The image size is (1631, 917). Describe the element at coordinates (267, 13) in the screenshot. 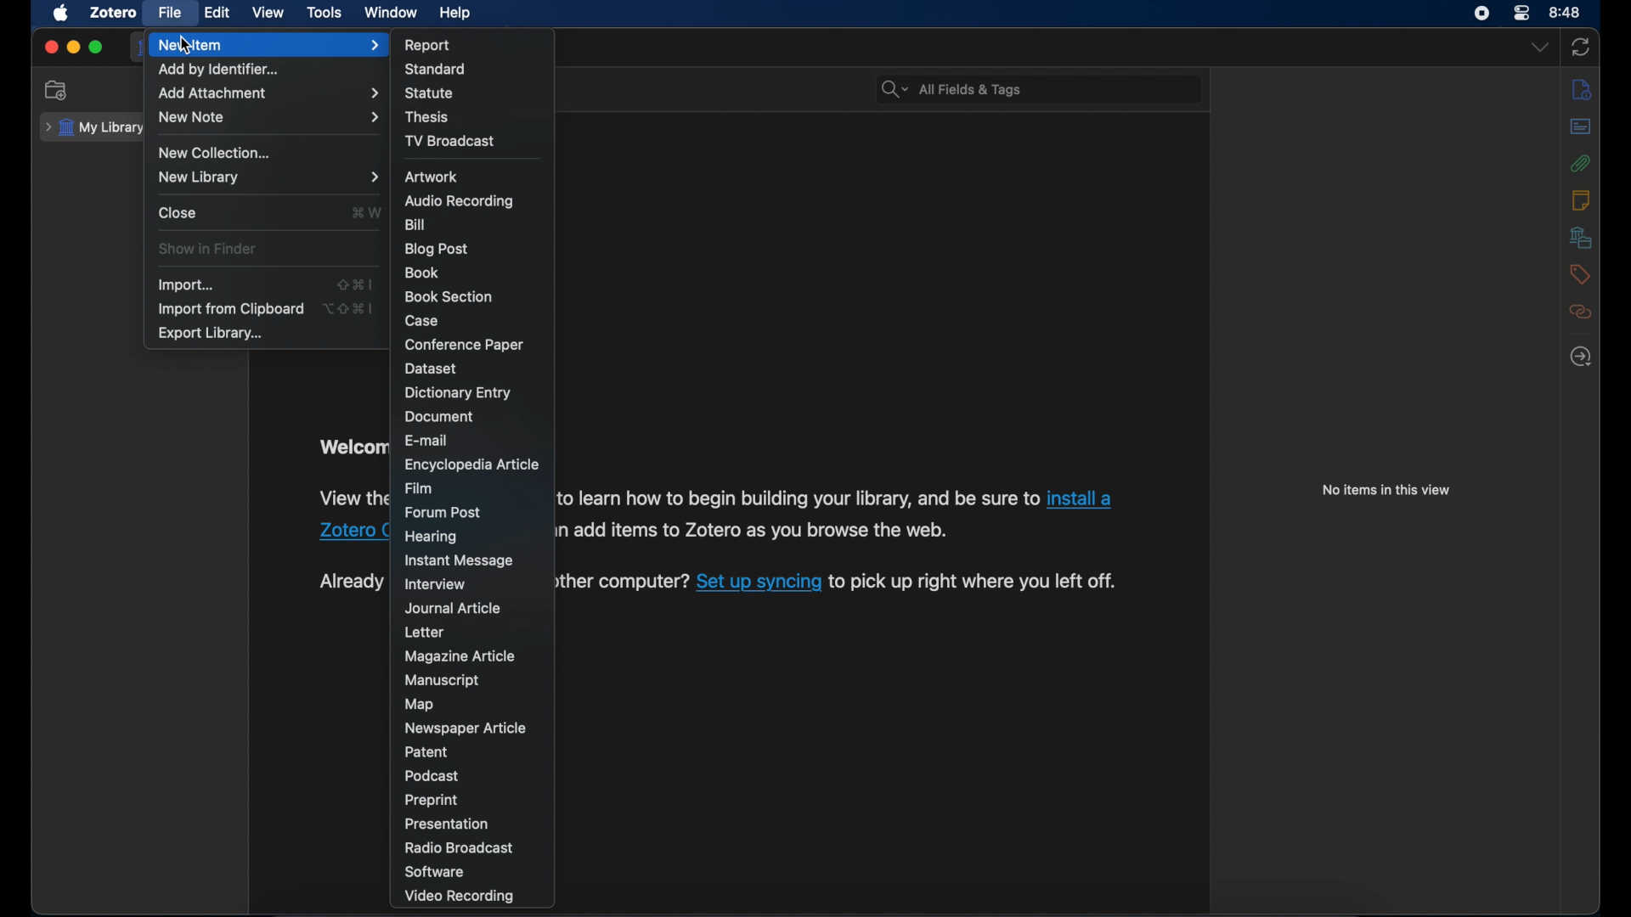

I see `view` at that location.